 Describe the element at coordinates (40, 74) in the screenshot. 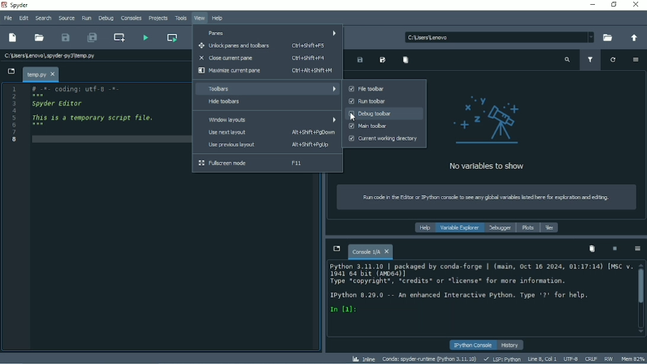

I see `File name` at that location.